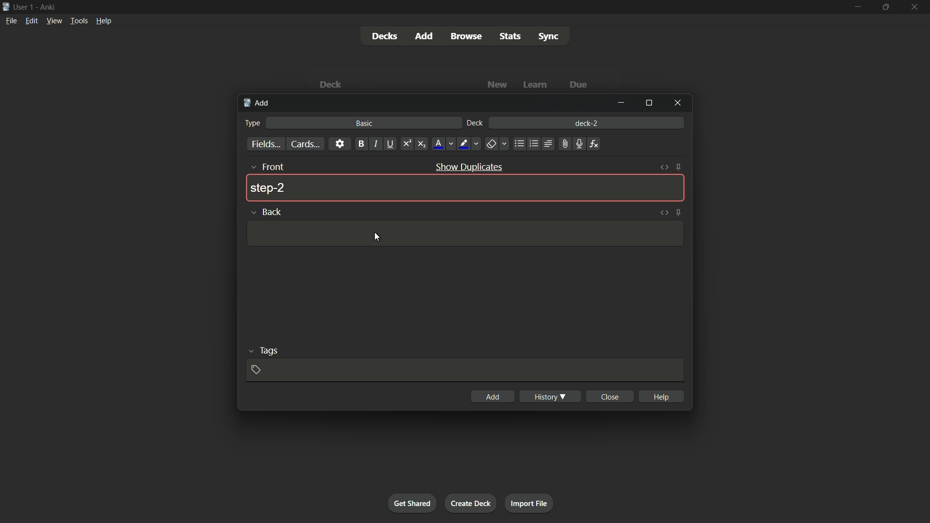  What do you see at coordinates (421, 144) in the screenshot?
I see `subscript` at bounding box center [421, 144].